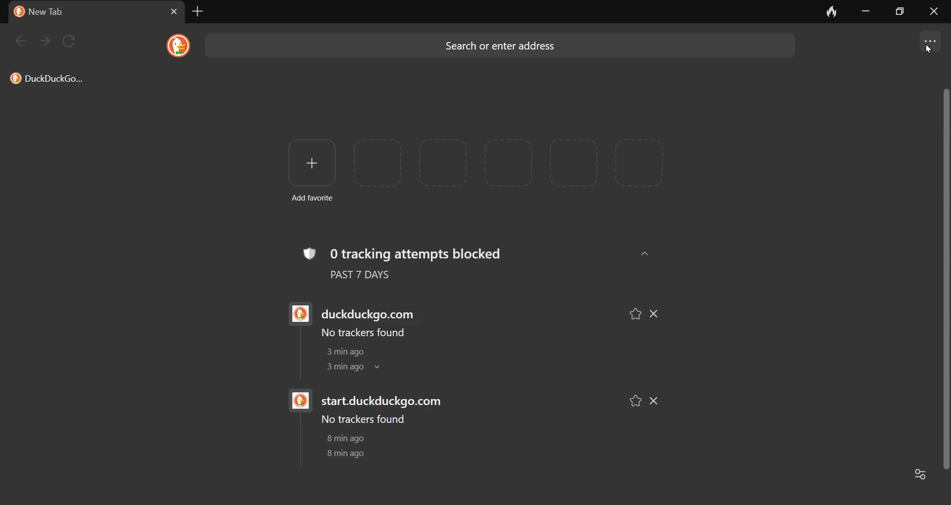 The image size is (951, 505). What do you see at coordinates (316, 199) in the screenshot?
I see `Add favorite` at bounding box center [316, 199].